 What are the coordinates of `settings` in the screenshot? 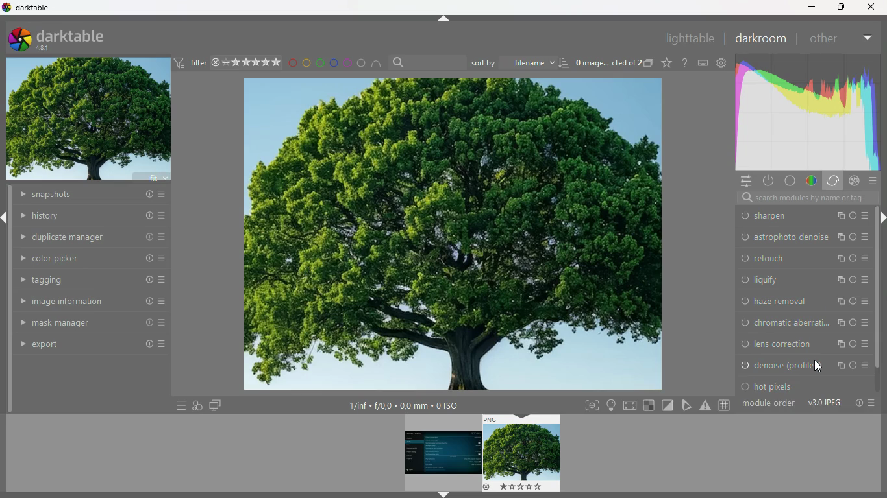 It's located at (745, 181).